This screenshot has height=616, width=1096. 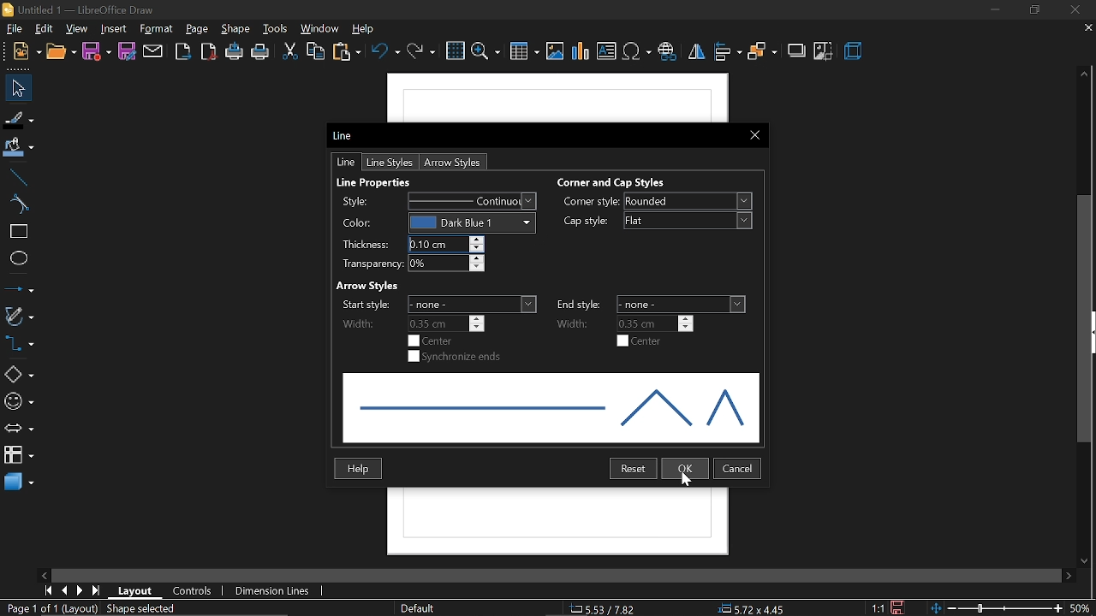 What do you see at coordinates (634, 469) in the screenshot?
I see `reset` at bounding box center [634, 469].